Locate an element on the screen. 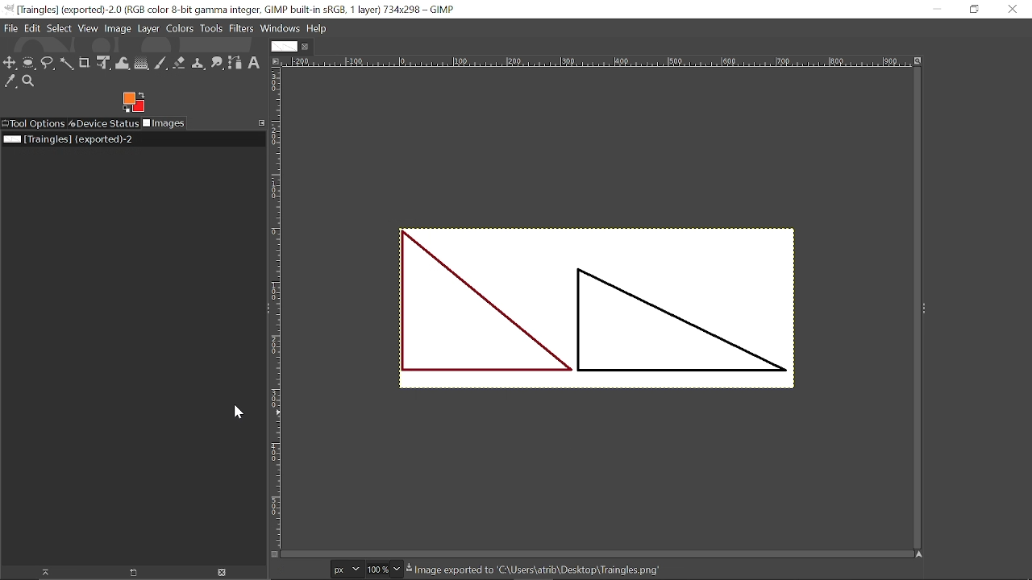 This screenshot has width=1032, height=580. Windows is located at coordinates (281, 30).